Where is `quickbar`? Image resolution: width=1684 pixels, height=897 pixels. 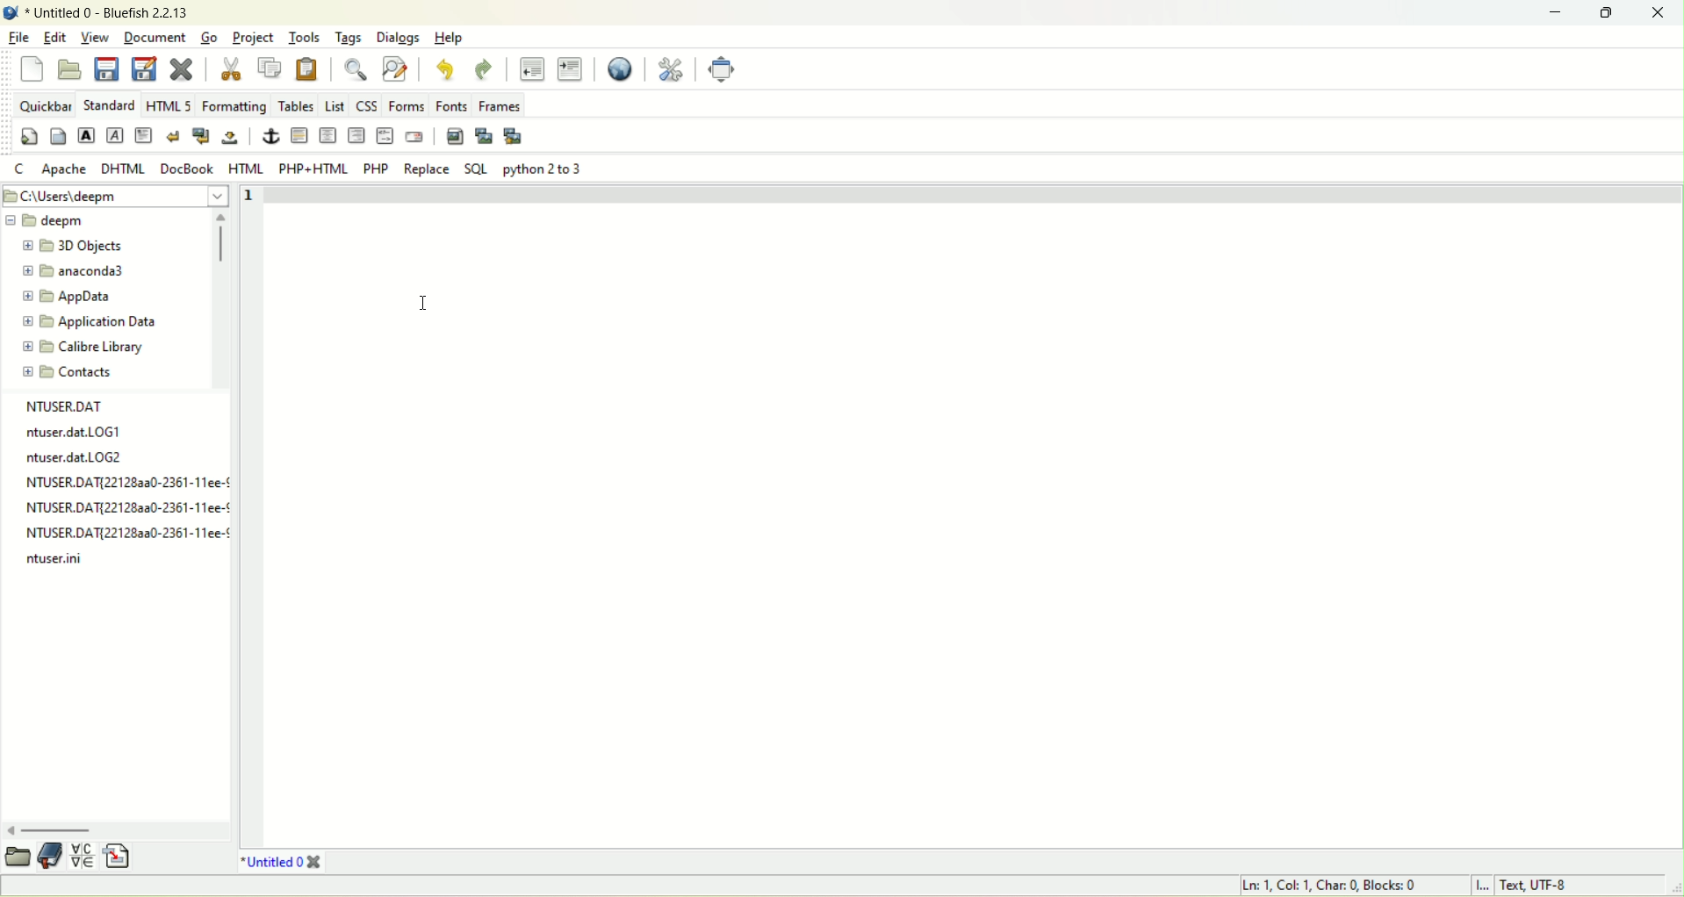
quickbar is located at coordinates (46, 104).